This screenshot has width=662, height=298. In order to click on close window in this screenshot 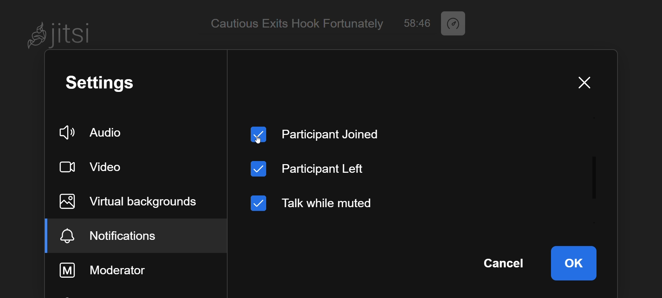, I will do `click(583, 83)`.